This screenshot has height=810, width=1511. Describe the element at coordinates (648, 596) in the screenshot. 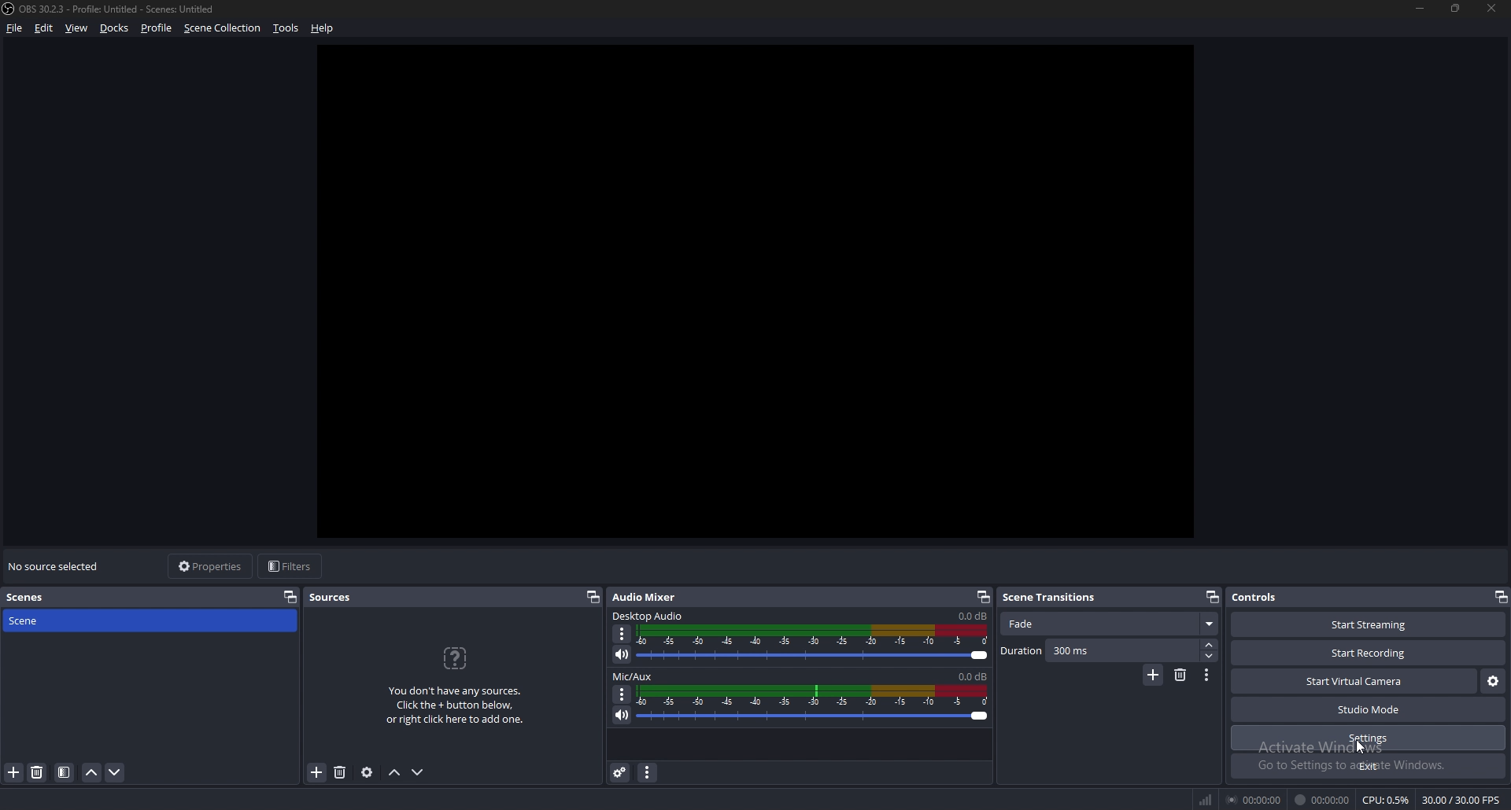

I see `audio mixer` at that location.